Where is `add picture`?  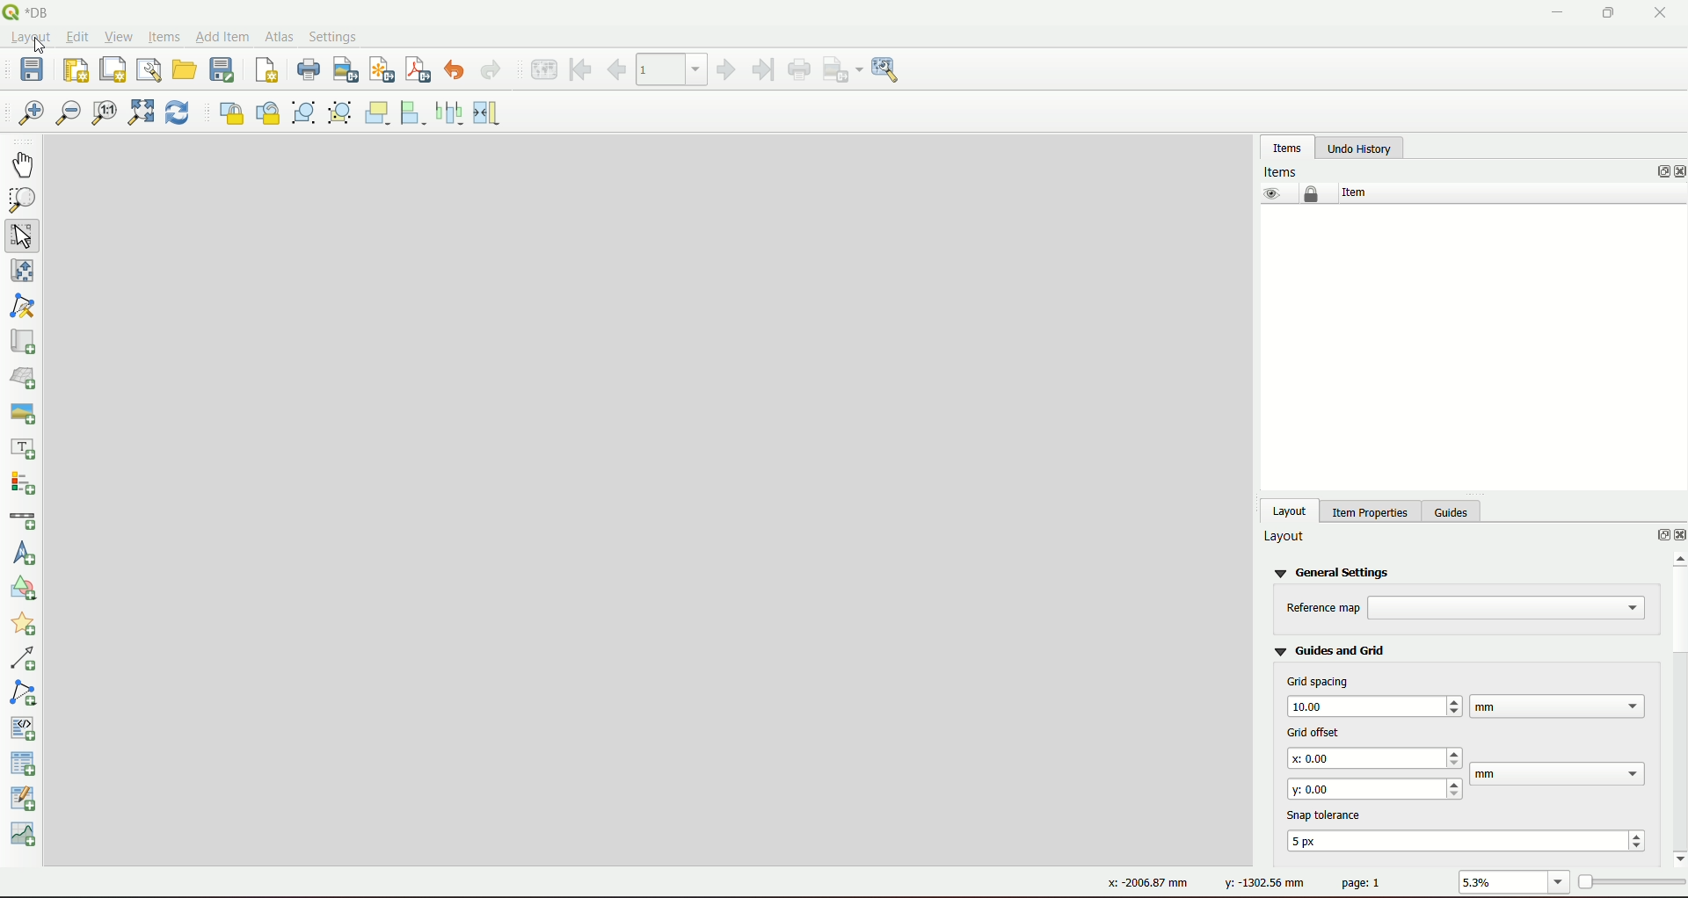
add picture is located at coordinates (22, 410).